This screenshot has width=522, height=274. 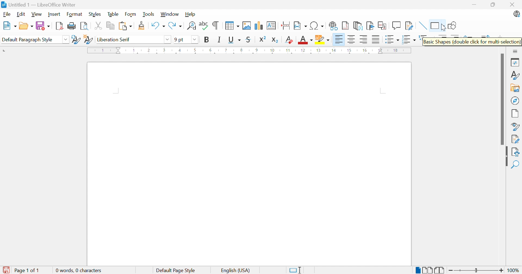 I want to click on Insert line, so click(x=423, y=26).